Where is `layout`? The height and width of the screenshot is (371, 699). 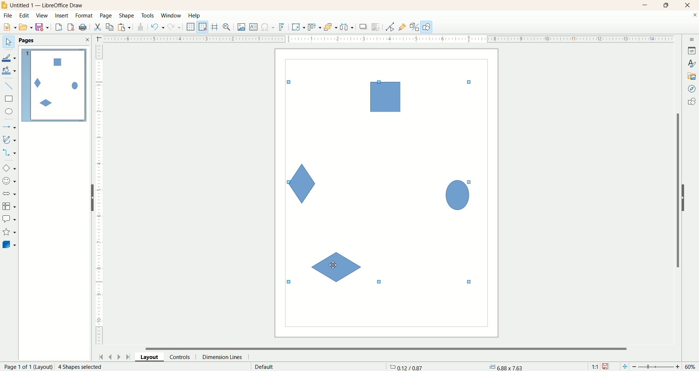
layout is located at coordinates (153, 356).